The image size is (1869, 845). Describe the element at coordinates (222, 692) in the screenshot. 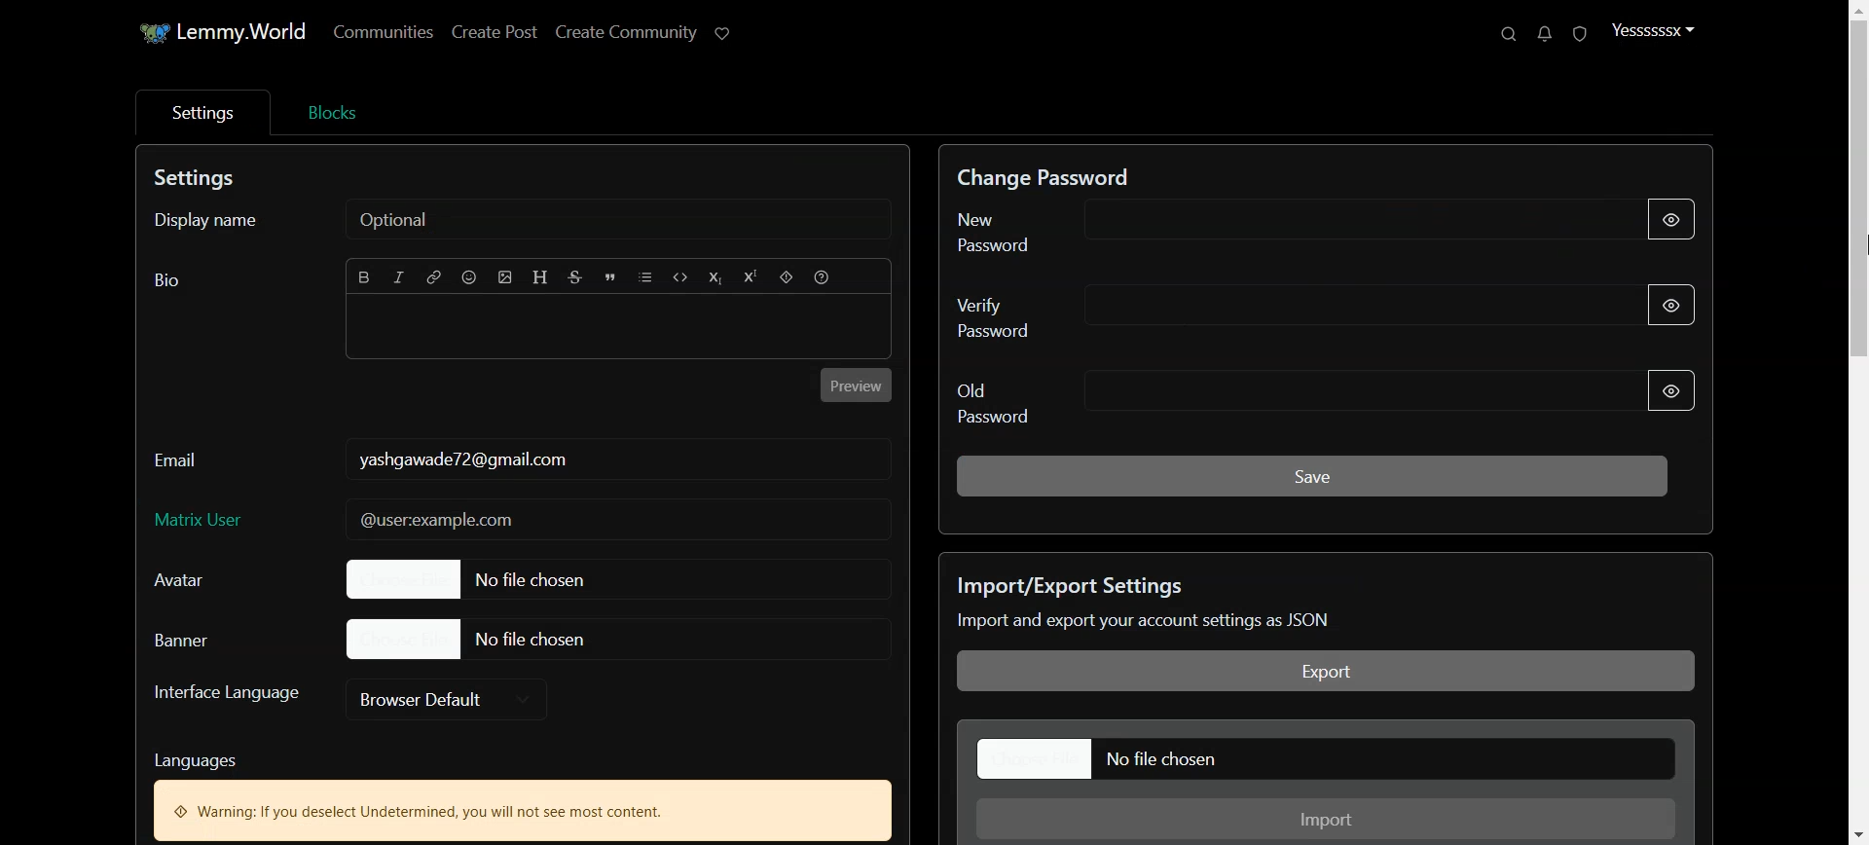

I see `Interface Language` at that location.